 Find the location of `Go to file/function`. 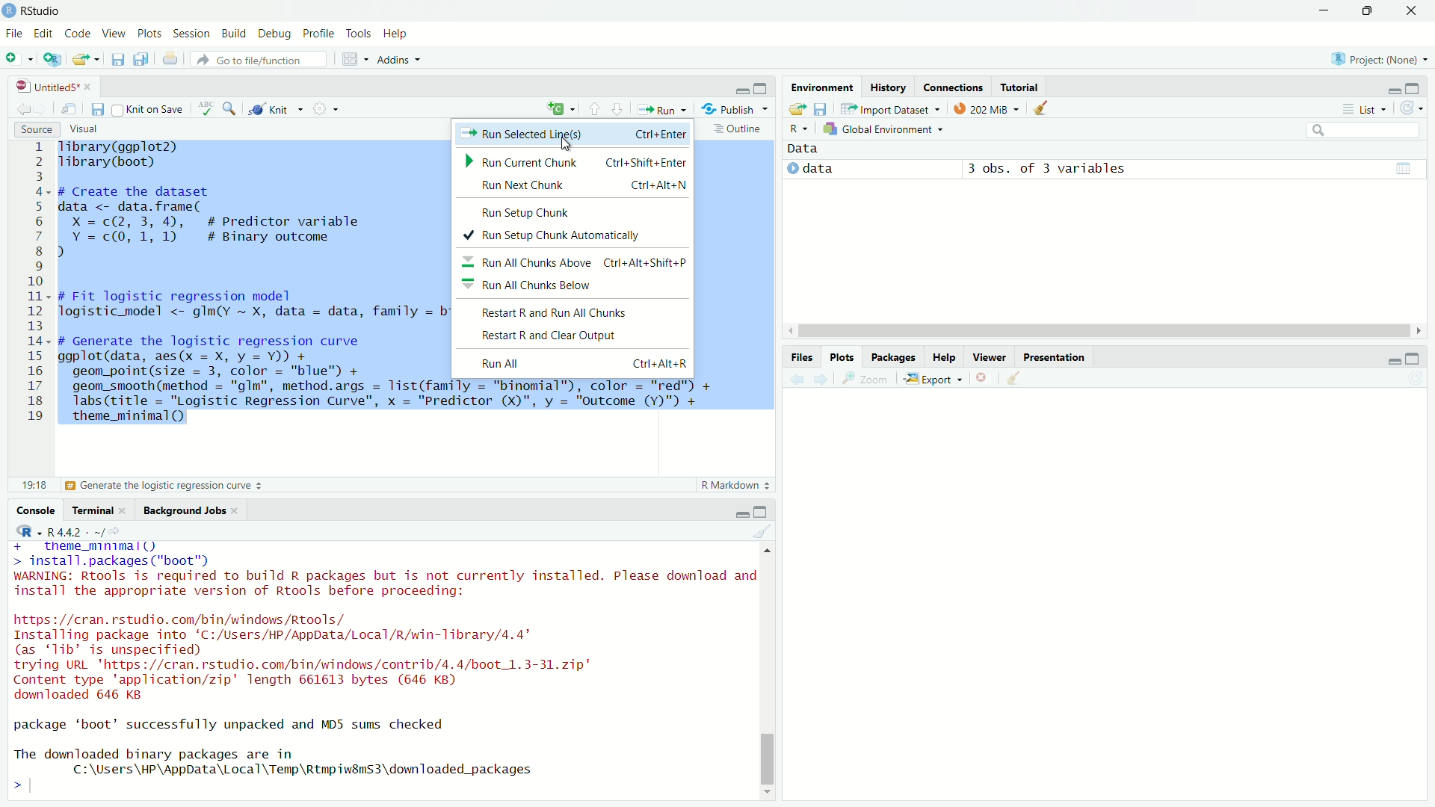

Go to file/function is located at coordinates (259, 59).